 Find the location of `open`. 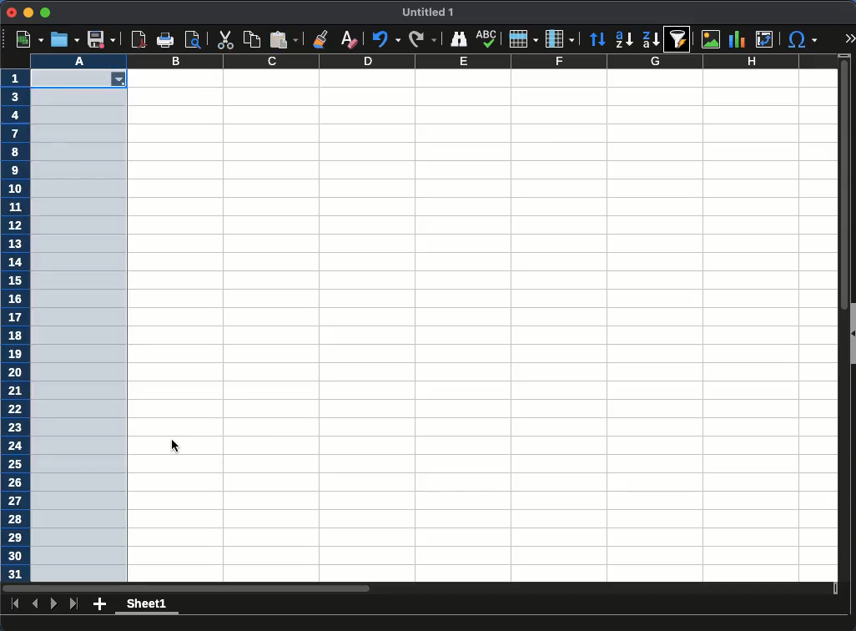

open is located at coordinates (65, 39).